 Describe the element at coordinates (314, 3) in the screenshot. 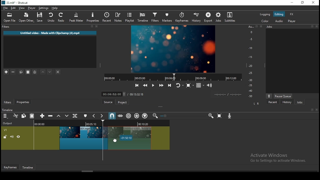

I see `close` at that location.